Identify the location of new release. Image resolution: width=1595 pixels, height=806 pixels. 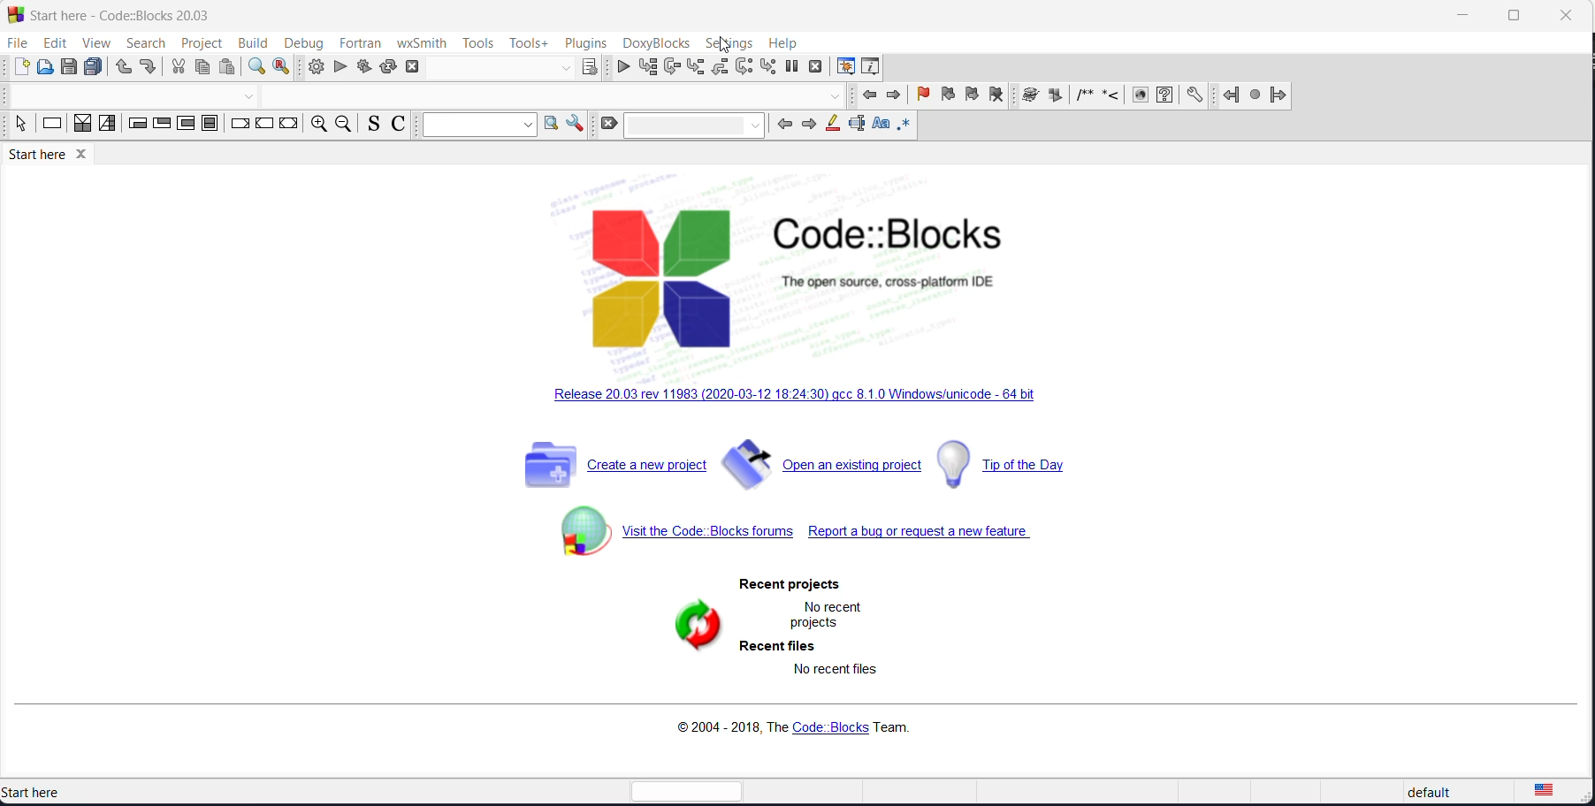
(799, 402).